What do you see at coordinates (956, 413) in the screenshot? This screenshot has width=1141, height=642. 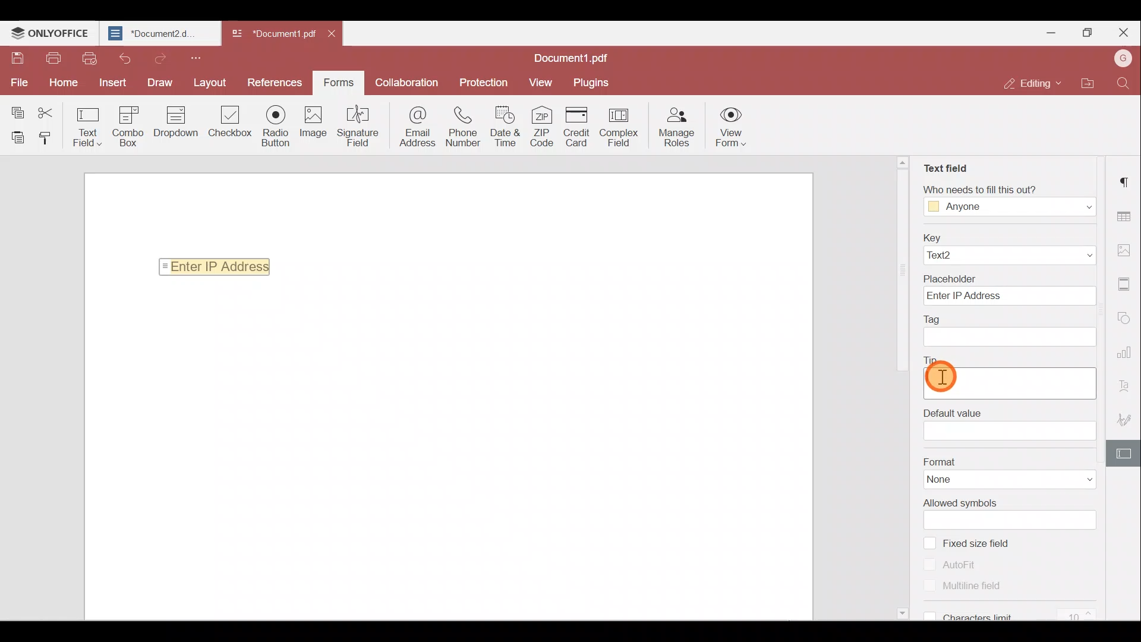 I see `tip filed` at bounding box center [956, 413].